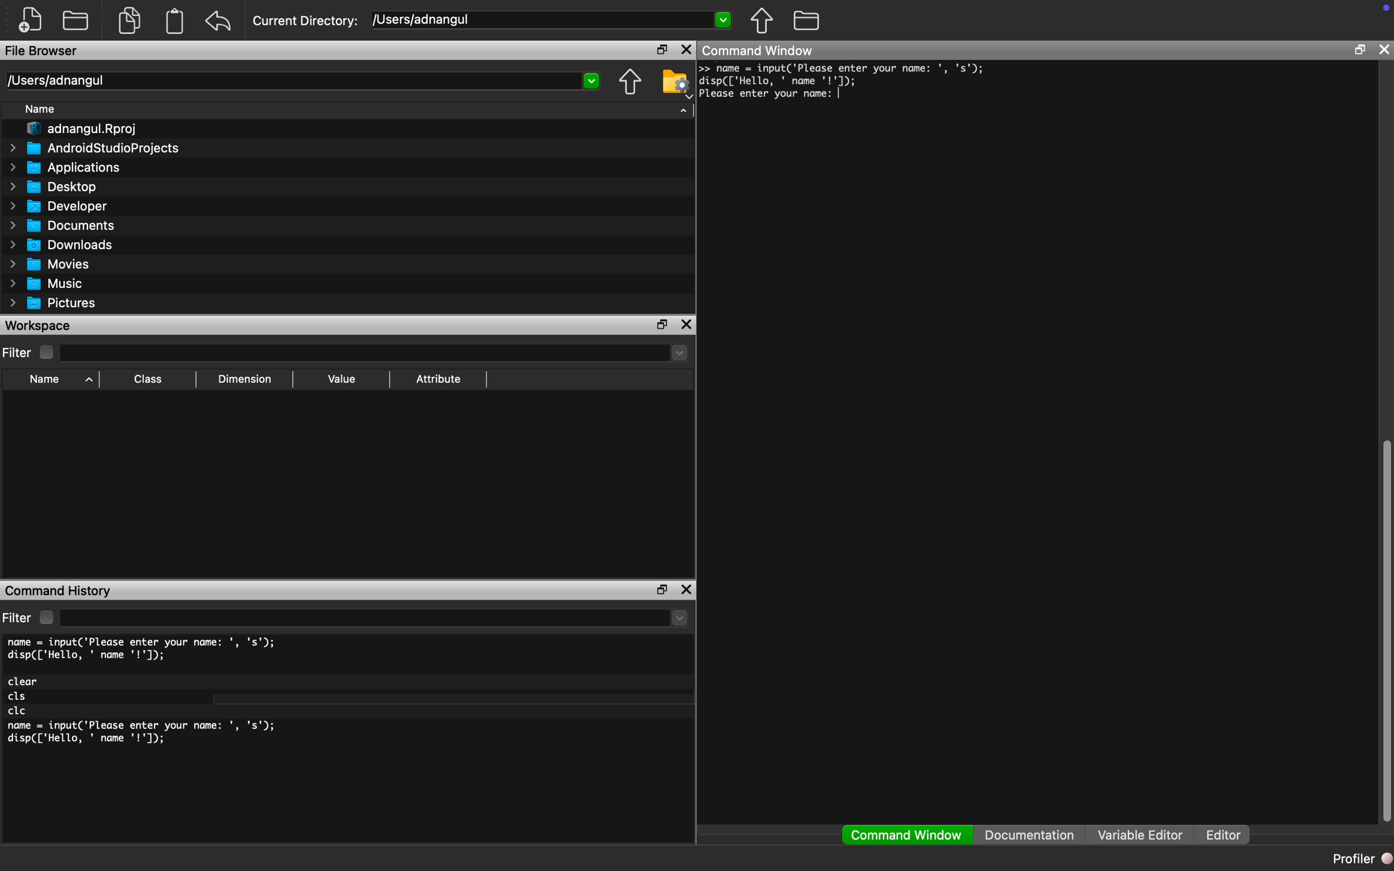 This screenshot has width=1394, height=871. I want to click on close, so click(1384, 49).